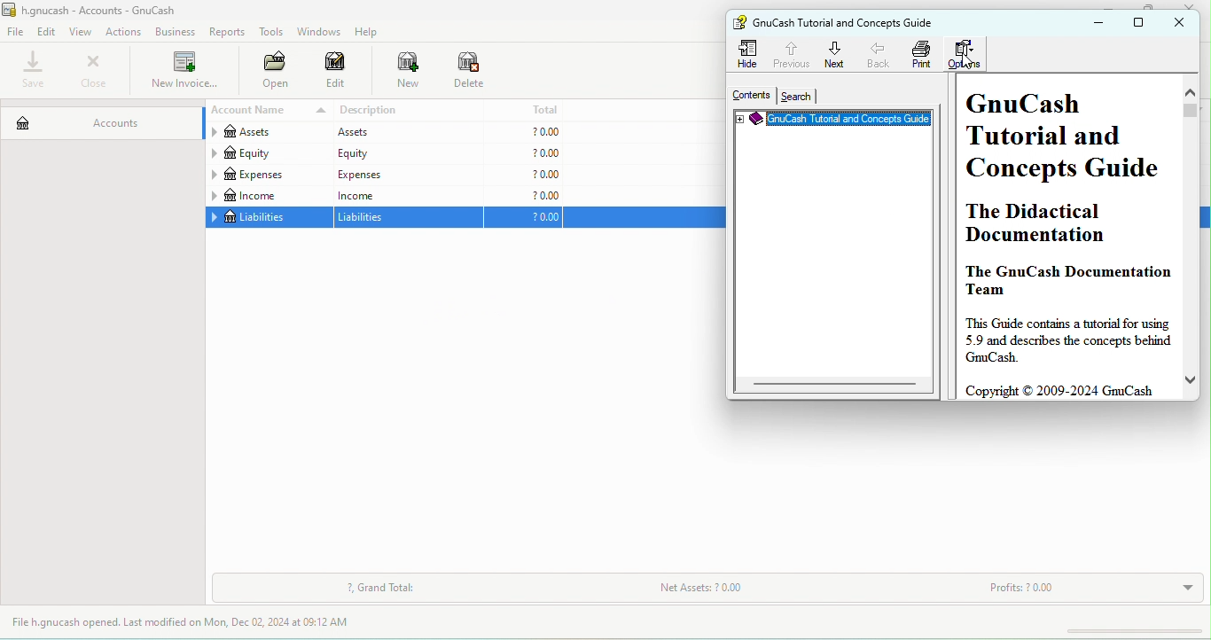 This screenshot has height=640, width=1211. What do you see at coordinates (336, 73) in the screenshot?
I see `edit` at bounding box center [336, 73].